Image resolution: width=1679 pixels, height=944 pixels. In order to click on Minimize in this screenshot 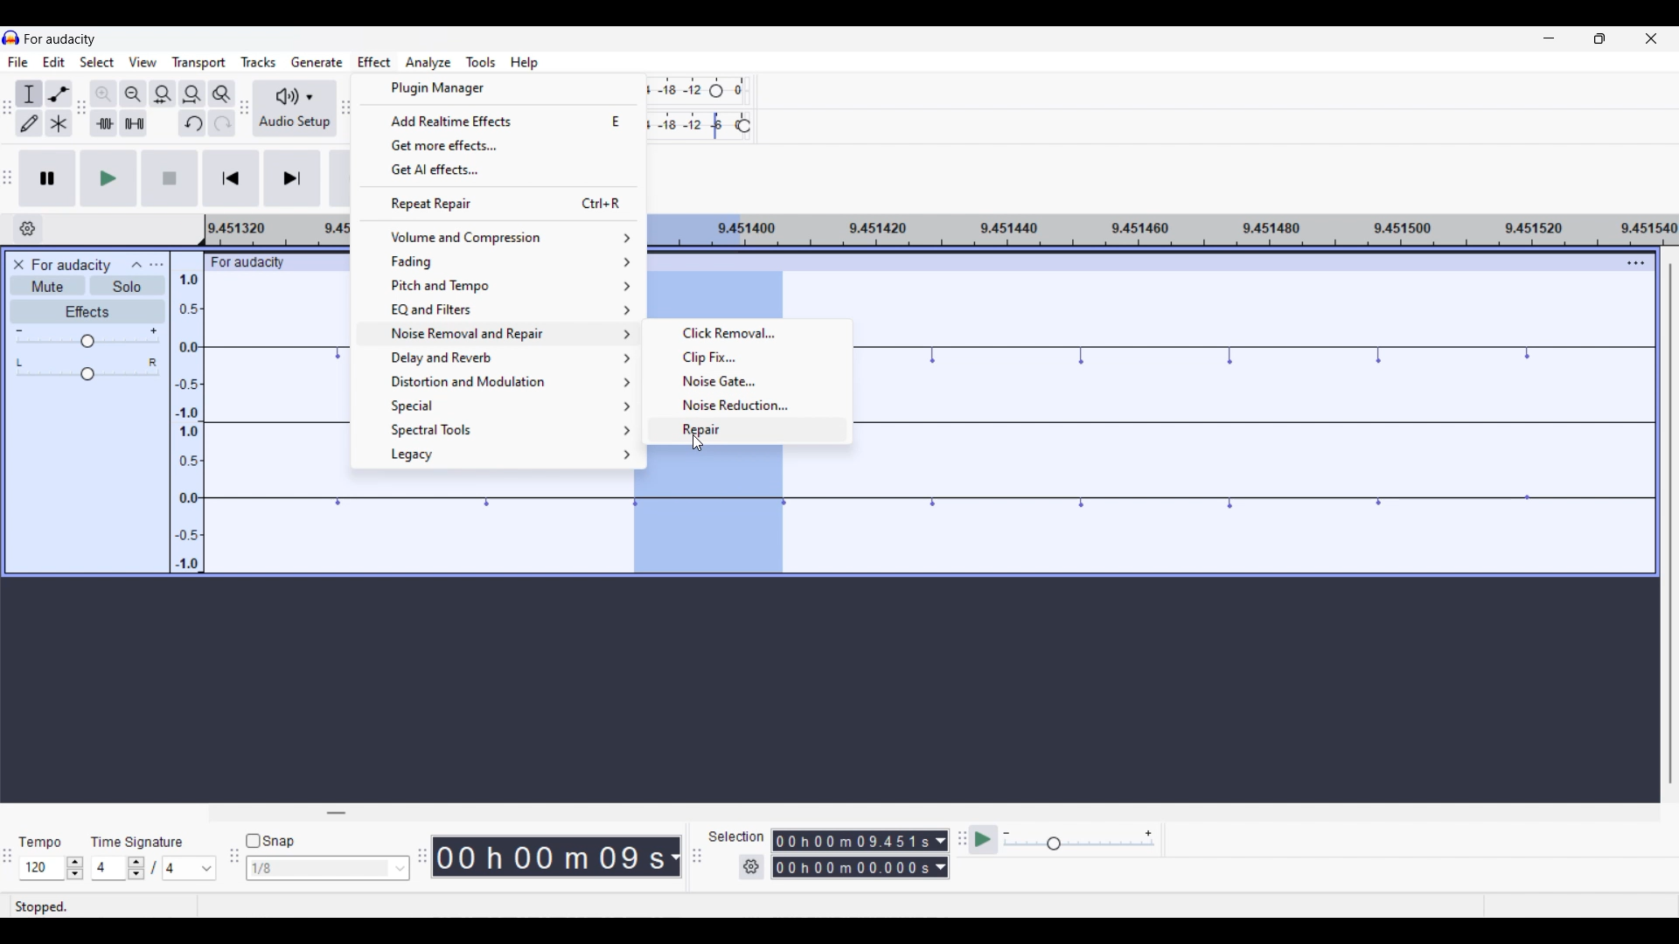, I will do `click(1549, 38)`.